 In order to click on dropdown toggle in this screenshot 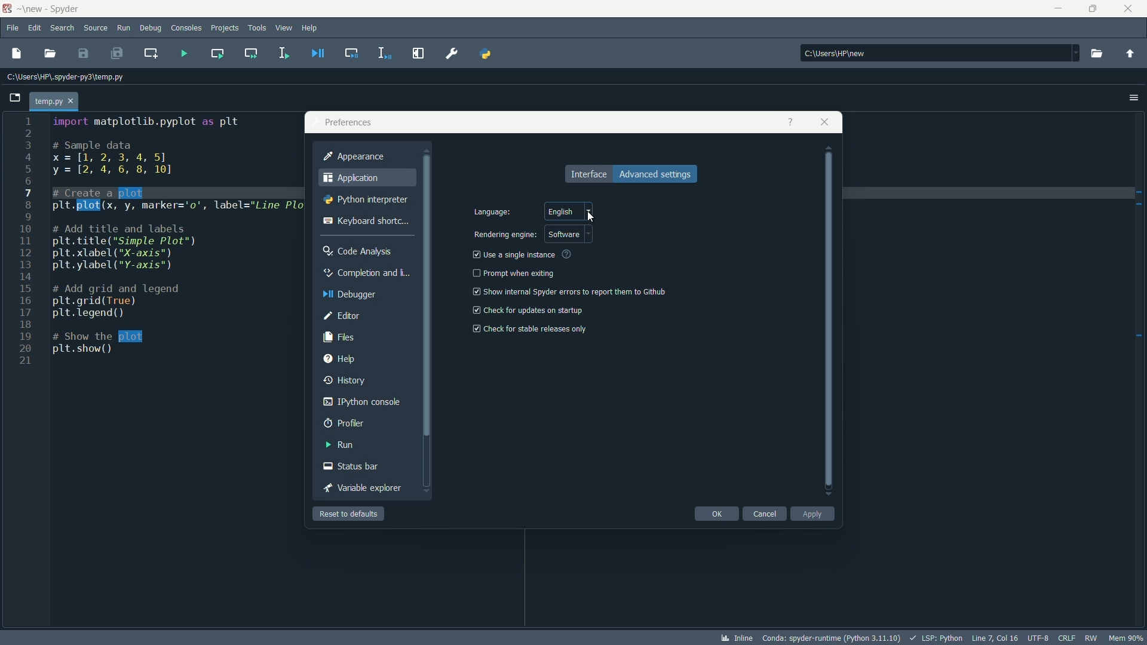, I will do `click(1073, 53)`.